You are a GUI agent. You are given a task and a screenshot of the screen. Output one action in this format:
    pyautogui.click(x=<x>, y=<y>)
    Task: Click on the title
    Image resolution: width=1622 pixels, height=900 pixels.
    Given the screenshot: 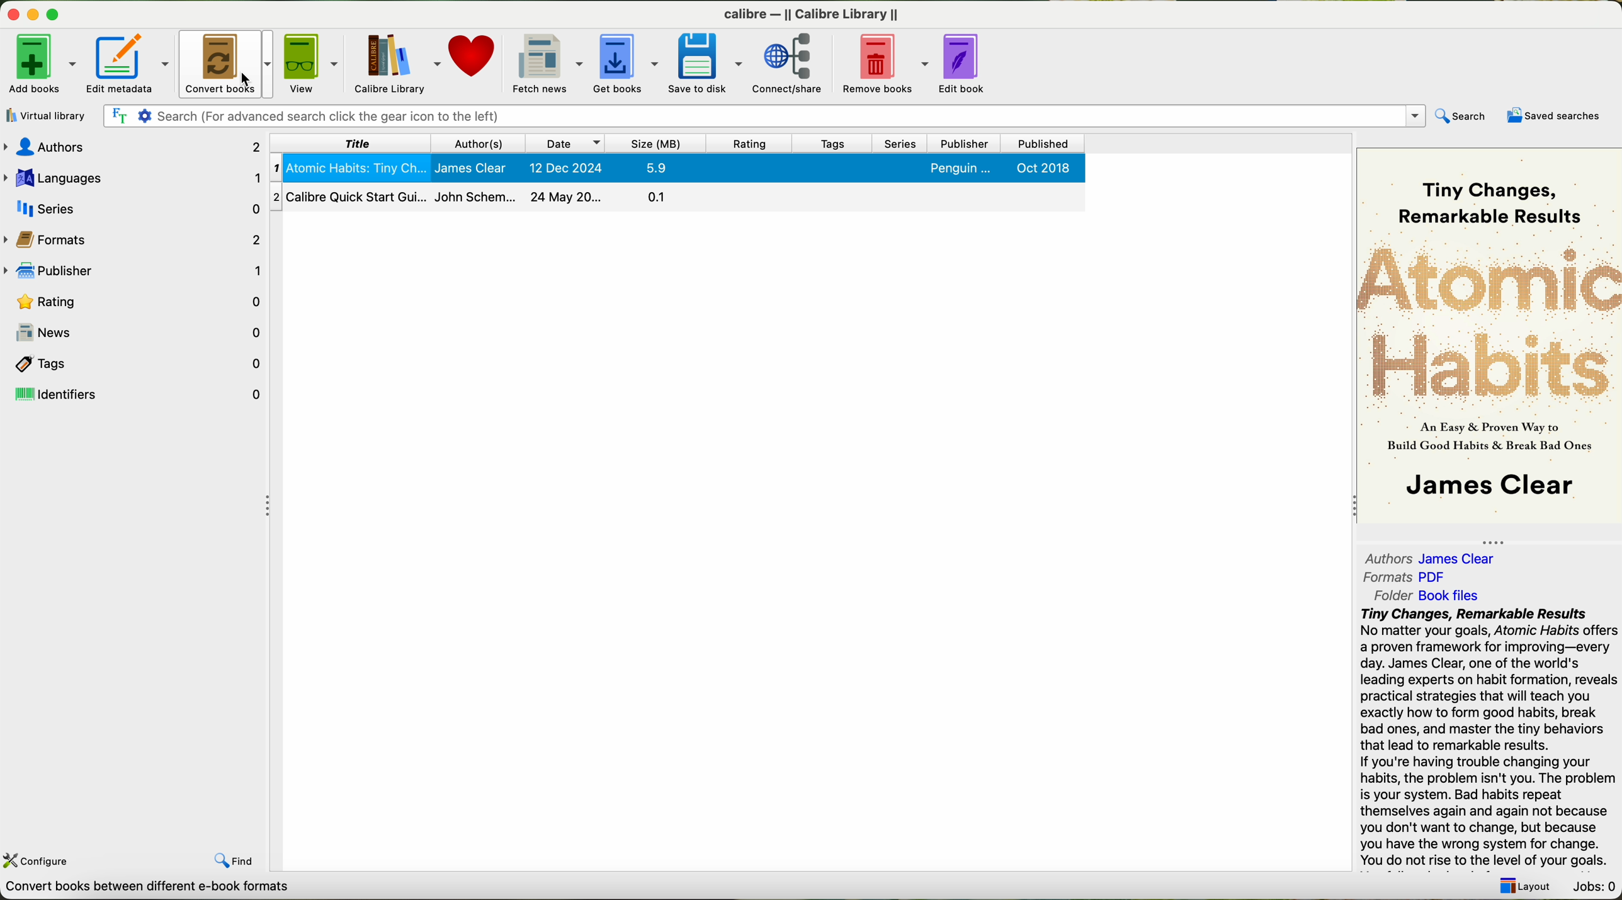 What is the action you would take?
    pyautogui.click(x=349, y=144)
    